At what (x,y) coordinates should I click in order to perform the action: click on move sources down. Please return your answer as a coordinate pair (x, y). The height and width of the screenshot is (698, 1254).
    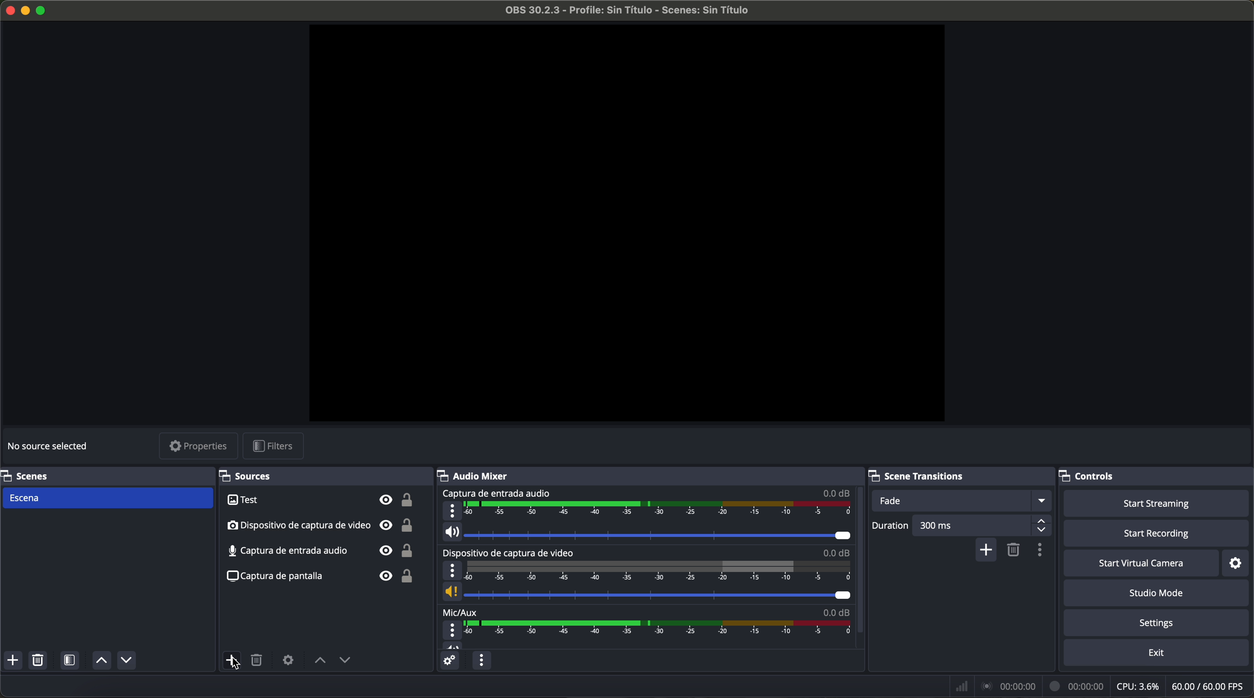
    Looking at the image, I should click on (346, 662).